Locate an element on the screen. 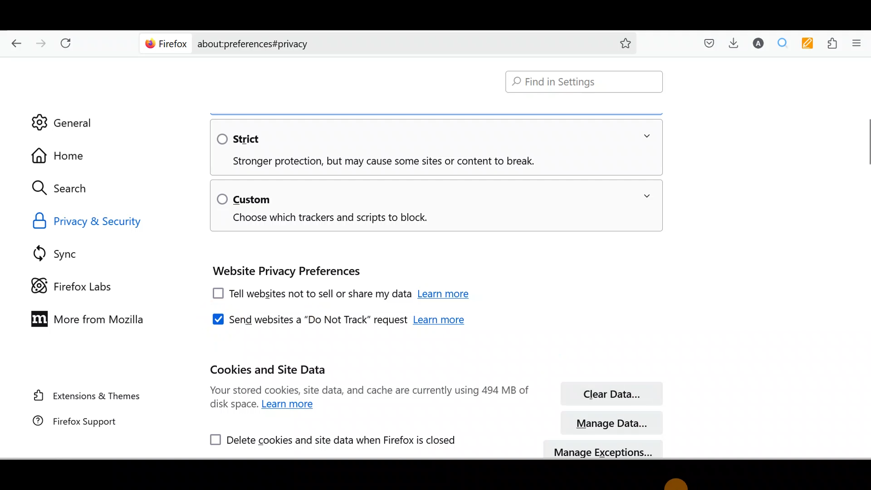 This screenshot has width=871, height=490. Open application menu is located at coordinates (859, 44).